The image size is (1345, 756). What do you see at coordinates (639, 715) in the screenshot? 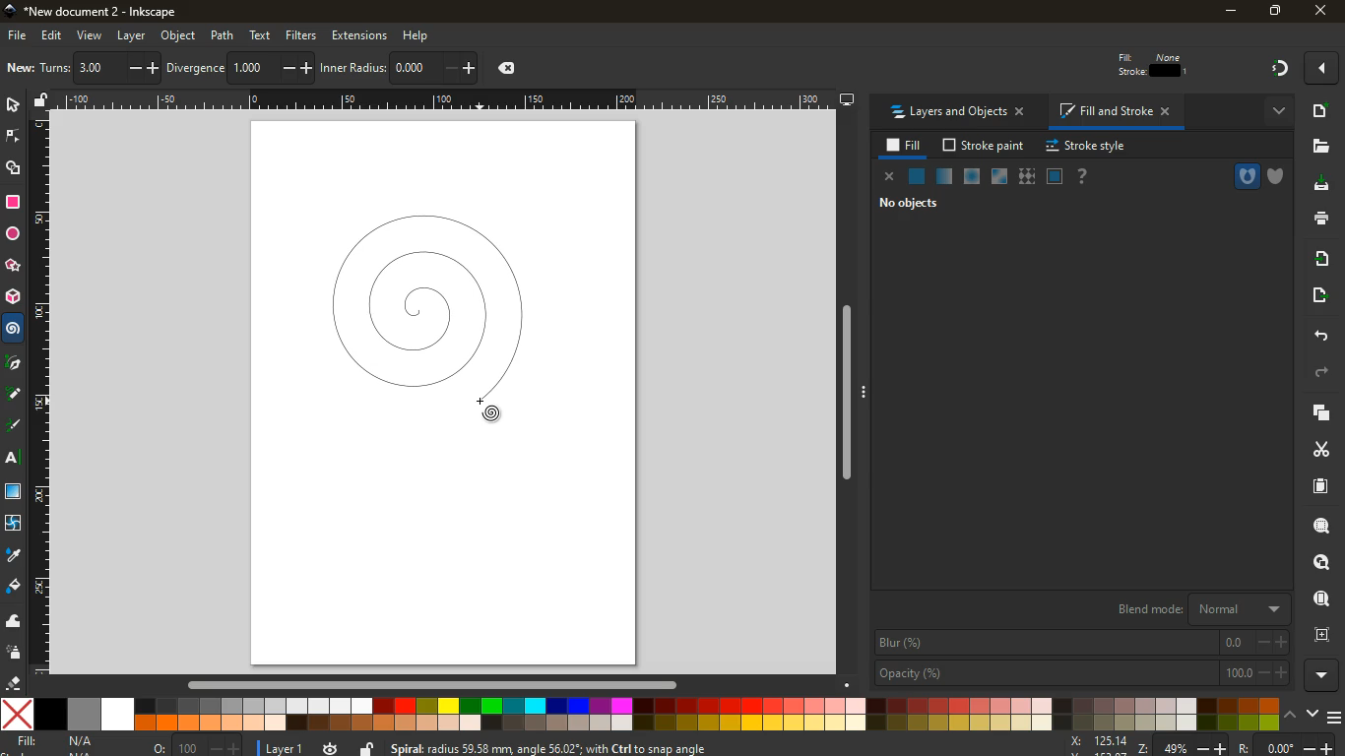
I see `color` at bounding box center [639, 715].